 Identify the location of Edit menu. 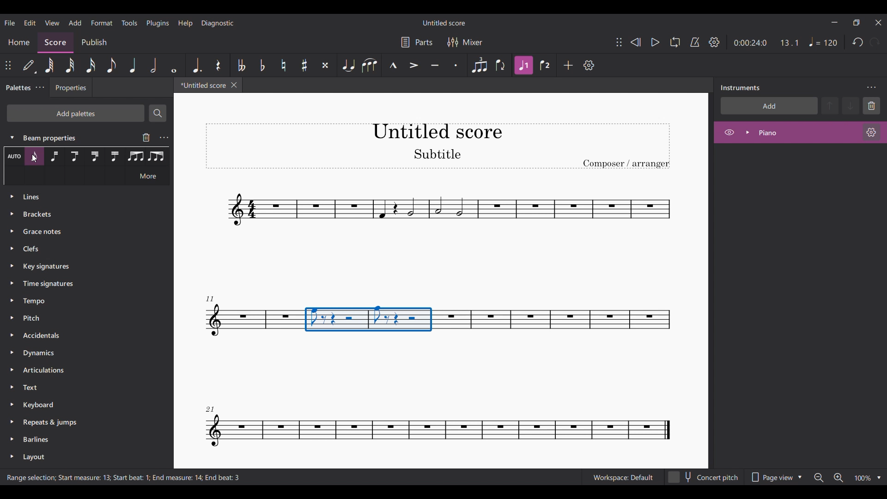
(30, 23).